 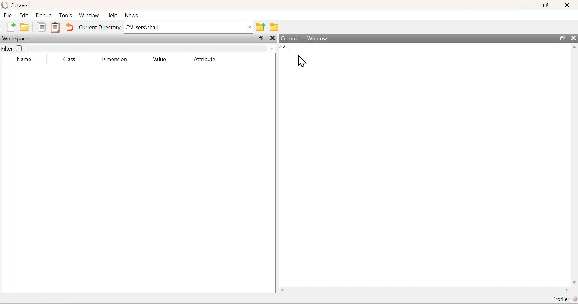 What do you see at coordinates (285, 46) in the screenshot?
I see `stary typing` at bounding box center [285, 46].